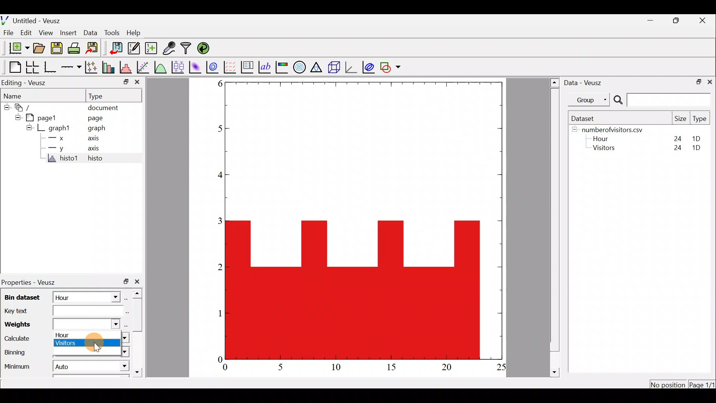 The height and width of the screenshot is (403, 716). Describe the element at coordinates (97, 118) in the screenshot. I see `page` at that location.